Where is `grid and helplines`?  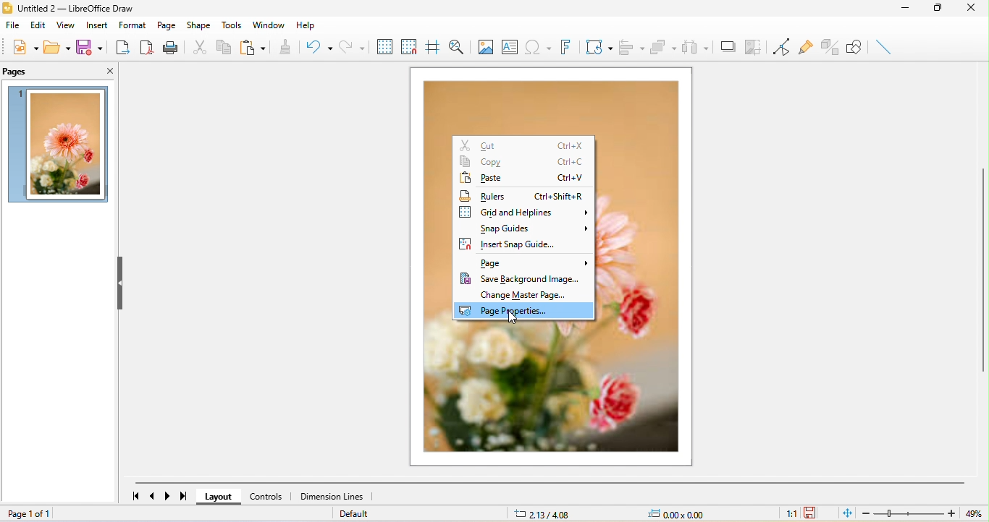
grid and helplines is located at coordinates (525, 211).